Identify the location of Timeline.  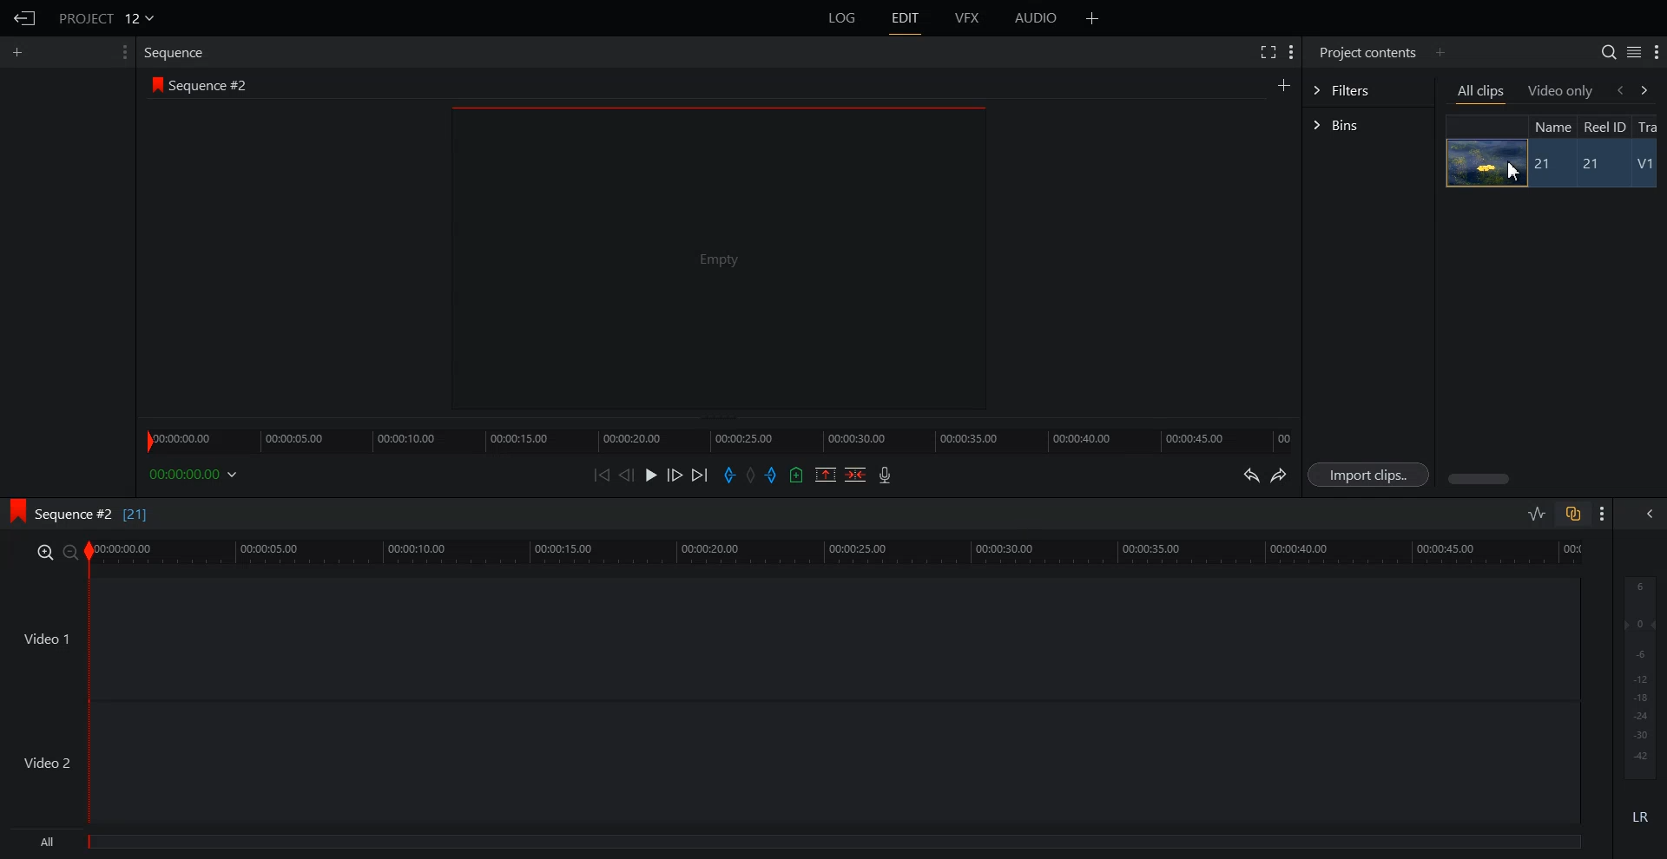
(718, 436).